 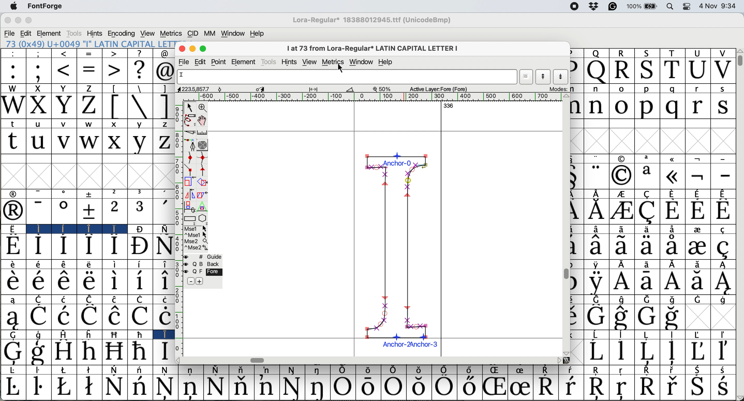 I want to click on Y, so click(x=64, y=89).